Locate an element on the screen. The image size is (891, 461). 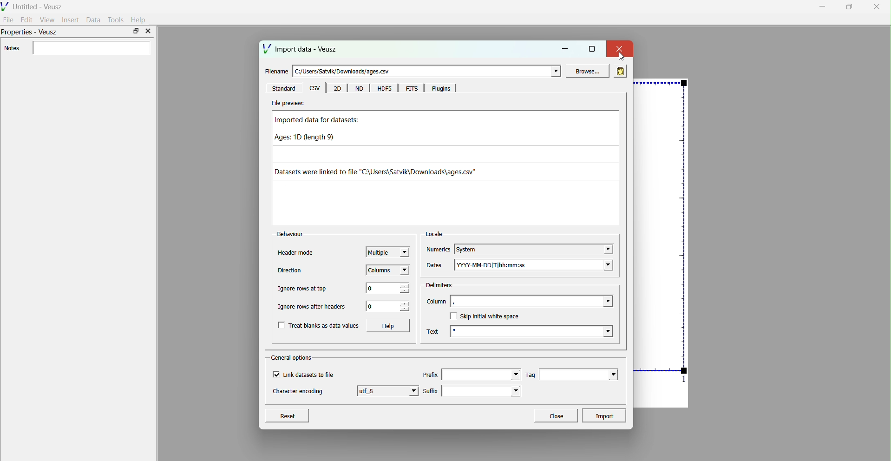
checkbox is located at coordinates (282, 326).